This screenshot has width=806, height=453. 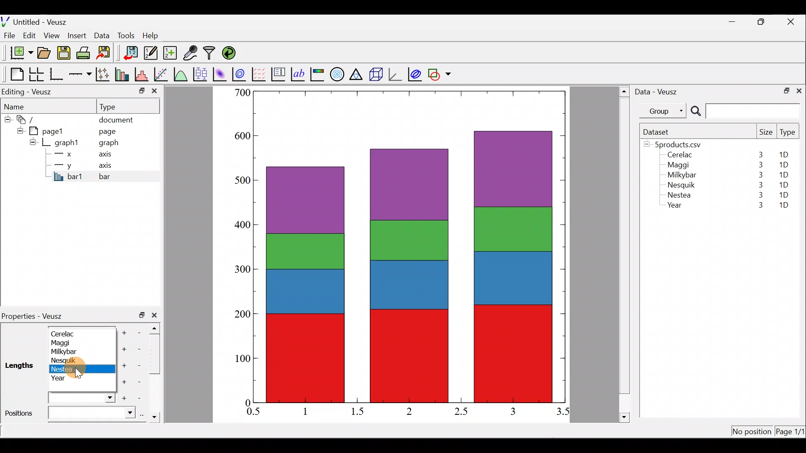 What do you see at coordinates (67, 143) in the screenshot?
I see `graph1` at bounding box center [67, 143].